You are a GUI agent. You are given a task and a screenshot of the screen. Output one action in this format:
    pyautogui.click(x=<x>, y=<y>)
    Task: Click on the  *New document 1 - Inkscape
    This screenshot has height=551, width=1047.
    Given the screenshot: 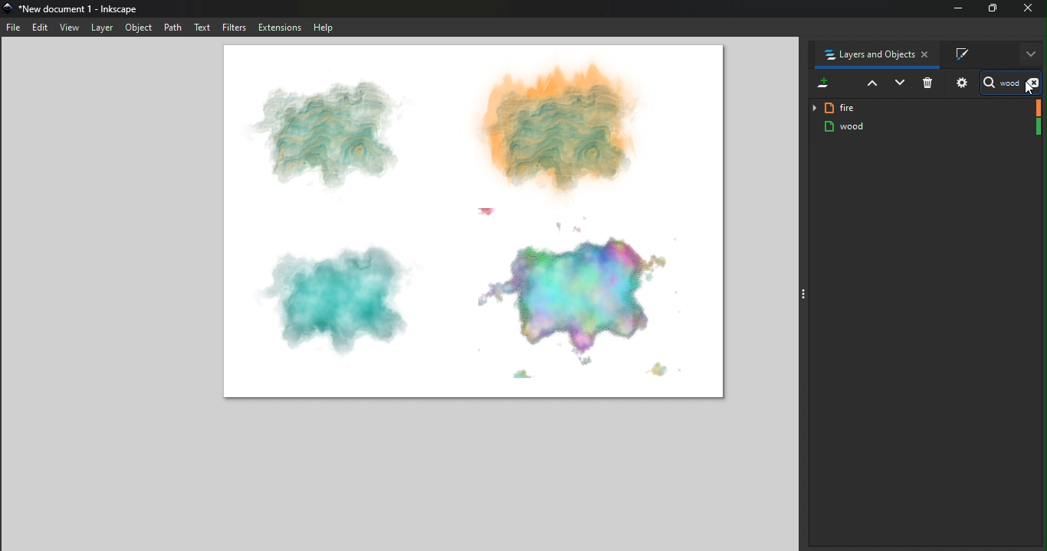 What is the action you would take?
    pyautogui.click(x=80, y=9)
    